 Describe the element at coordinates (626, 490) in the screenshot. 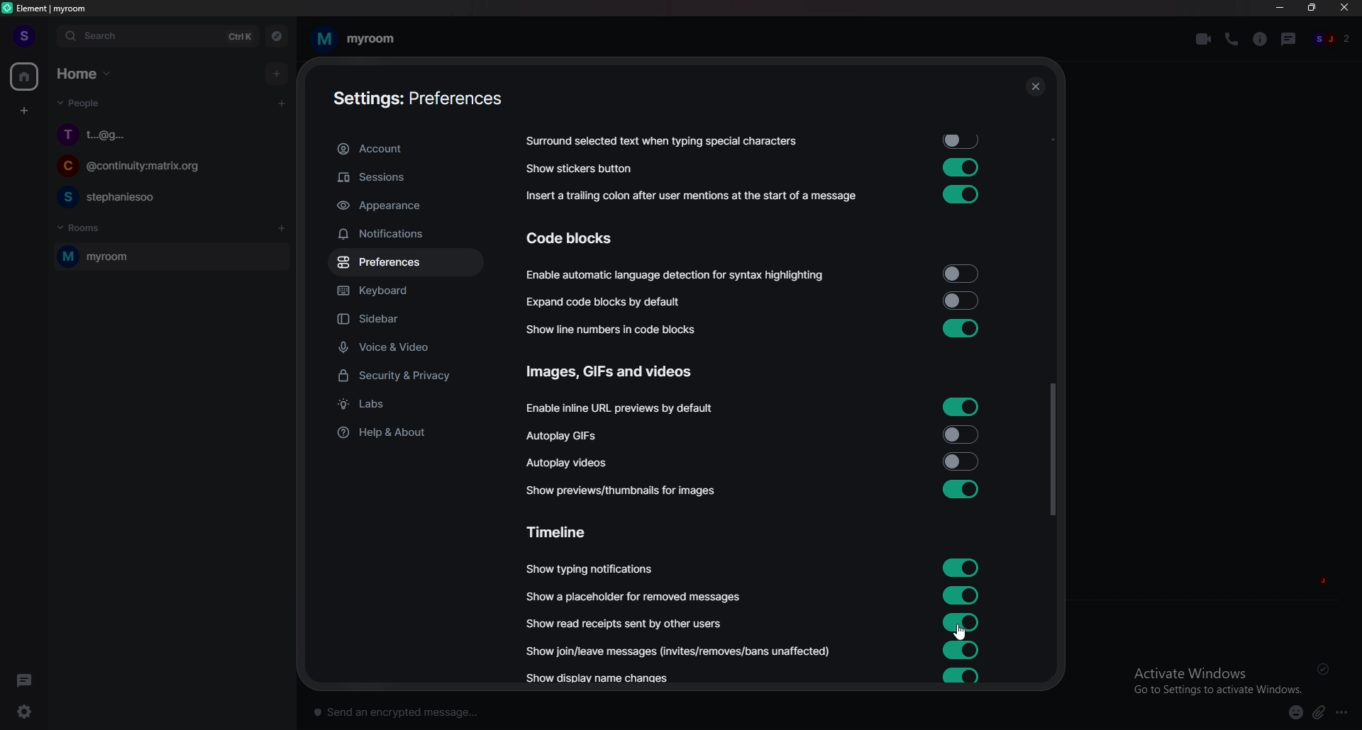

I see `show previews for images` at that location.